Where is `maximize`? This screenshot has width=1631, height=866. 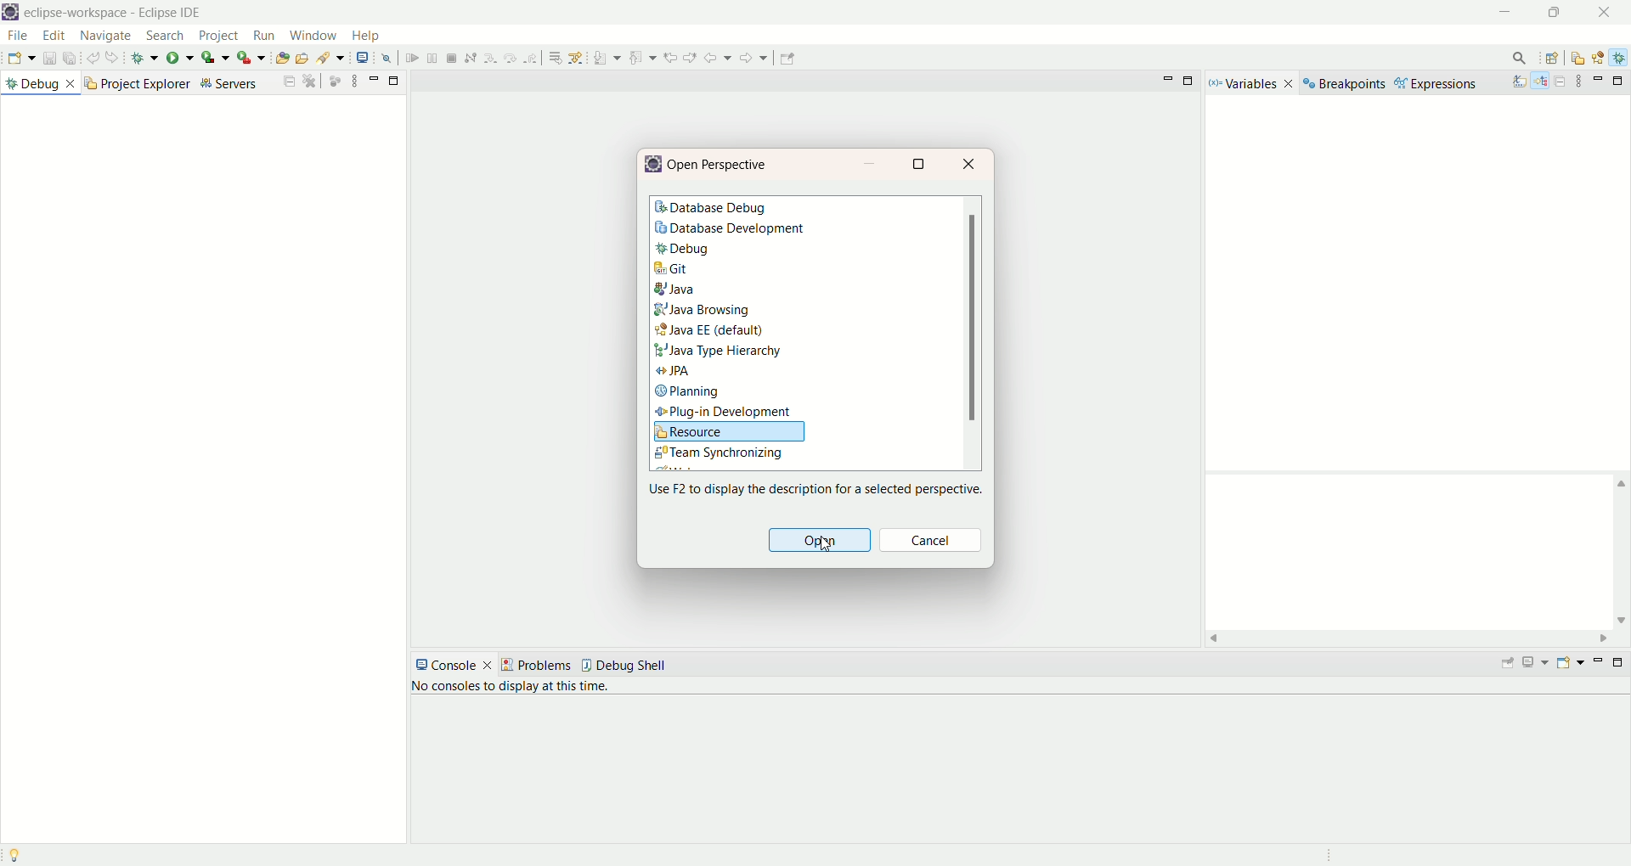
maximize is located at coordinates (1191, 83).